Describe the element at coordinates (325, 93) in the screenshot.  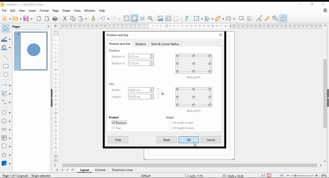
I see `scroll bar` at that location.